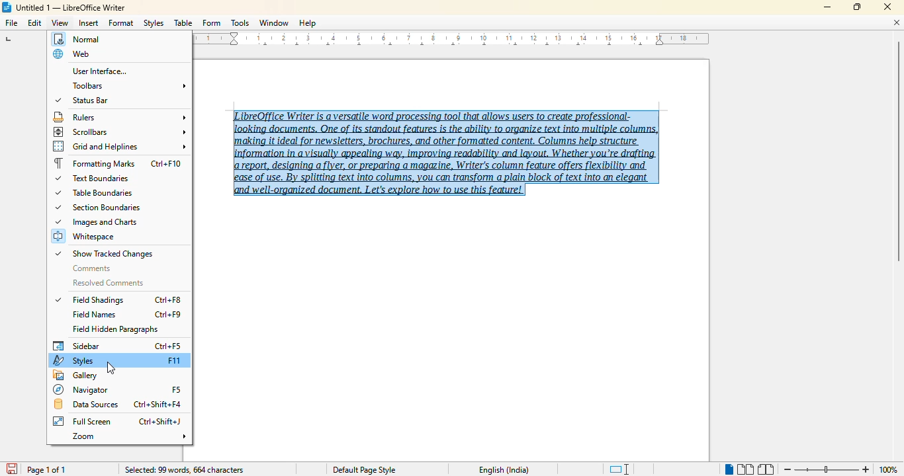 This screenshot has height=476, width=904. I want to click on section boundaries, so click(99, 207).